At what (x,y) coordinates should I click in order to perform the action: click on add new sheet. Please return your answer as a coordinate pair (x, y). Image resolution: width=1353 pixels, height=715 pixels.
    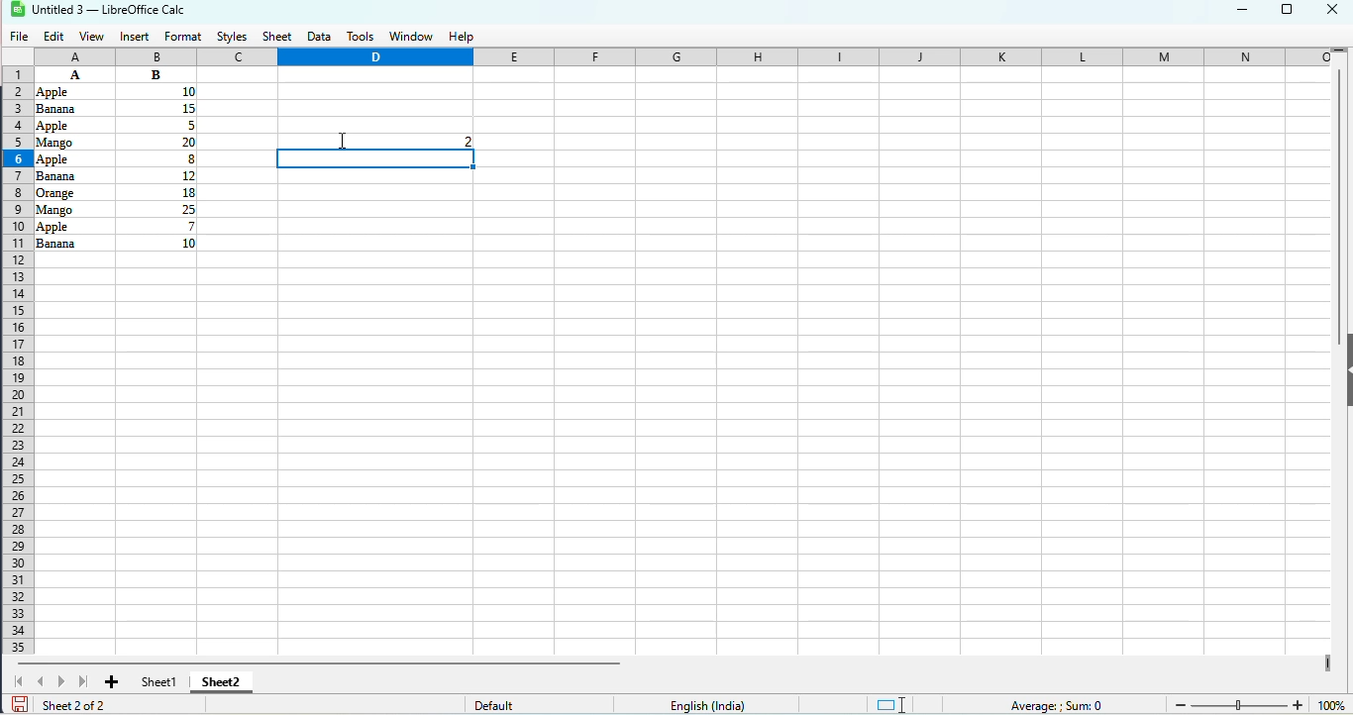
    Looking at the image, I should click on (111, 682).